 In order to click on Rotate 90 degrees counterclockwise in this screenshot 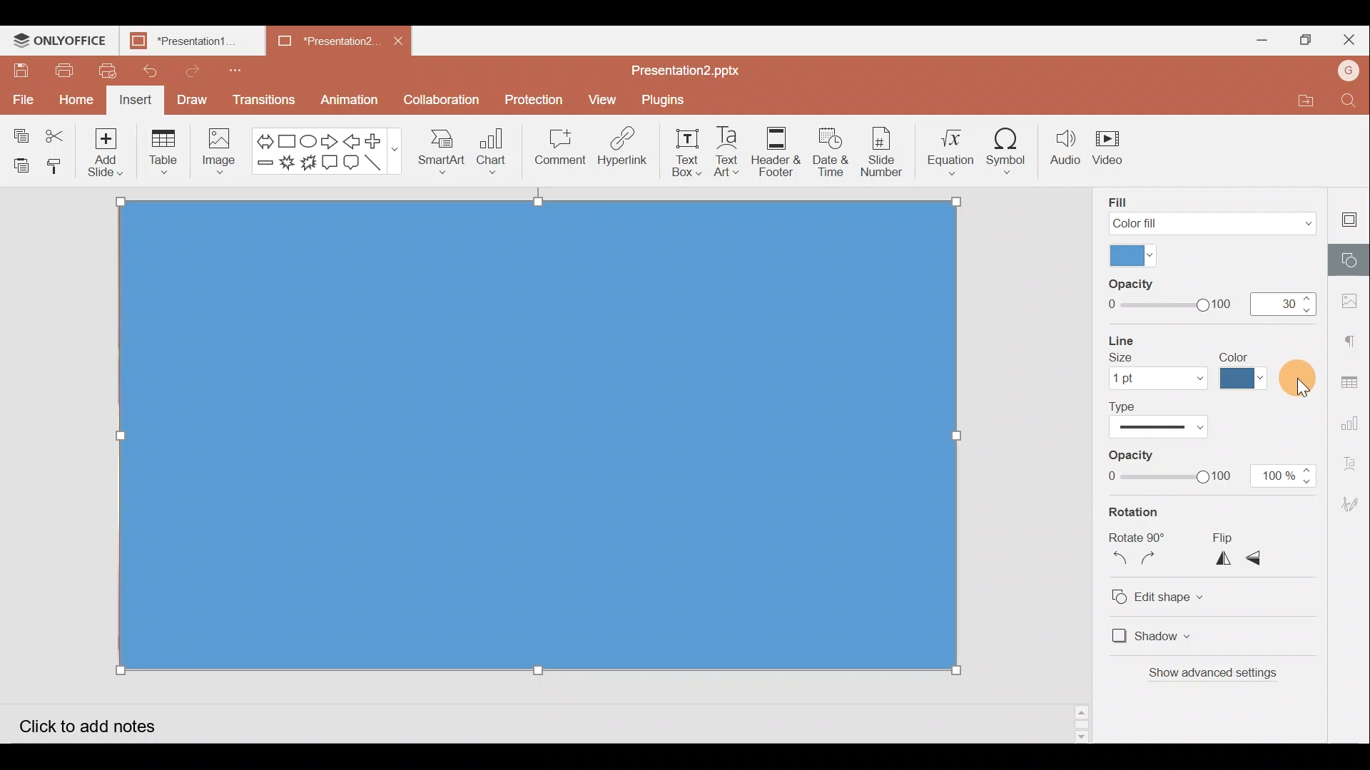, I will do `click(1119, 561)`.